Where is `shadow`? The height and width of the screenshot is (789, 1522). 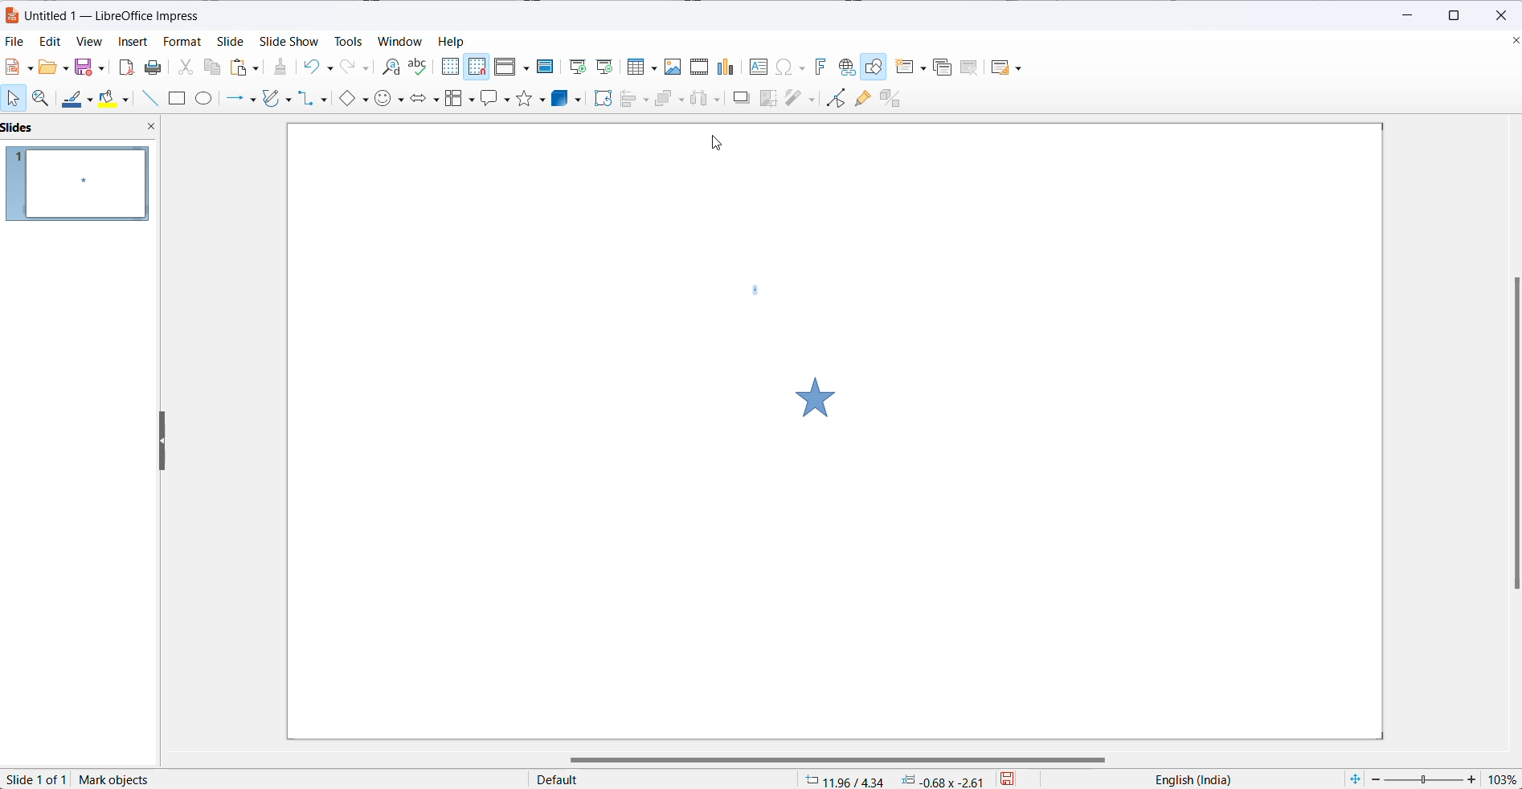
shadow is located at coordinates (743, 99).